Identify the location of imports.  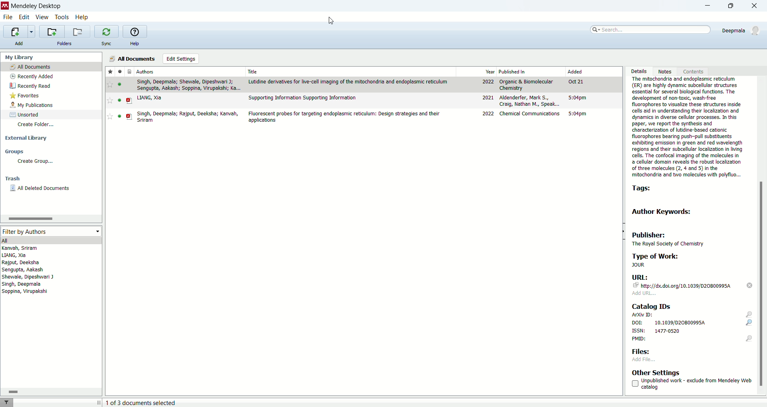
(19, 32).